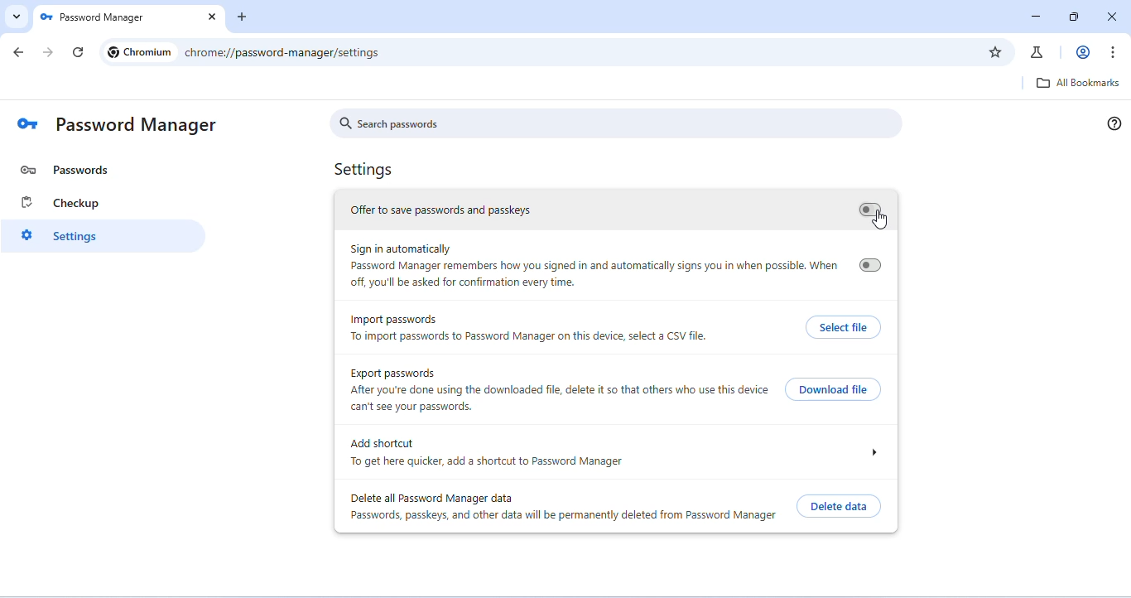 This screenshot has height=598, width=1131. I want to click on go forward, so click(50, 52).